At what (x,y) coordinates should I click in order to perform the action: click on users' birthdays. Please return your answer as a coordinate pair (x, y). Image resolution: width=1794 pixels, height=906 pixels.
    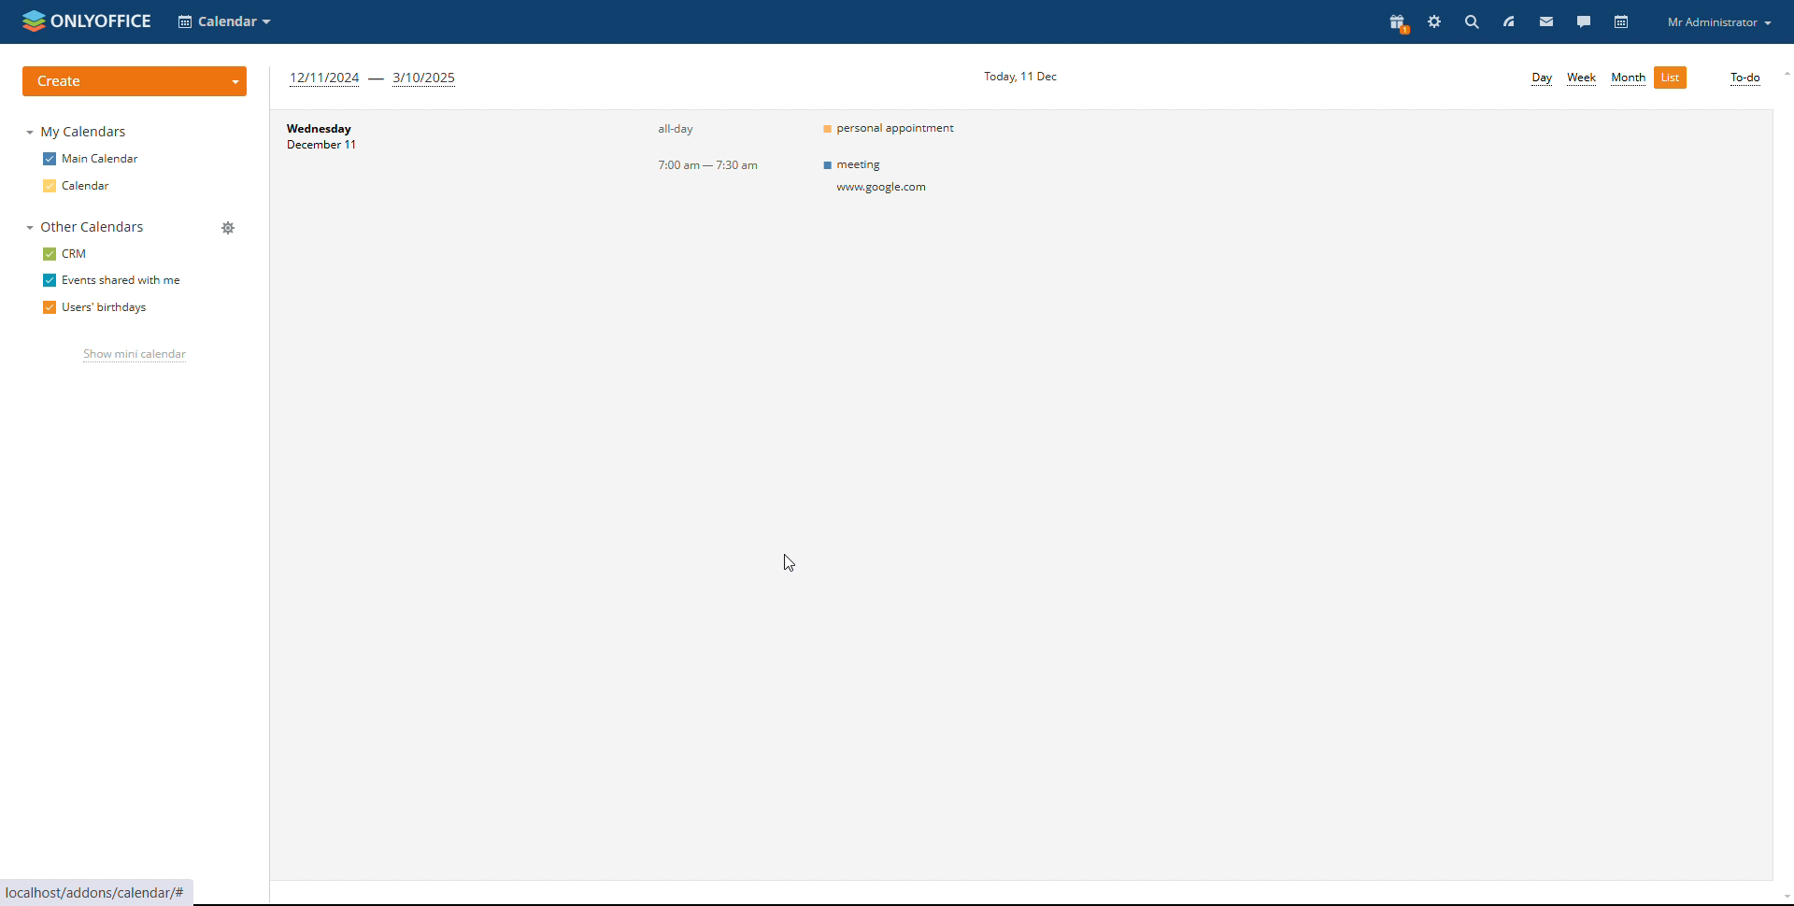
    Looking at the image, I should click on (93, 307).